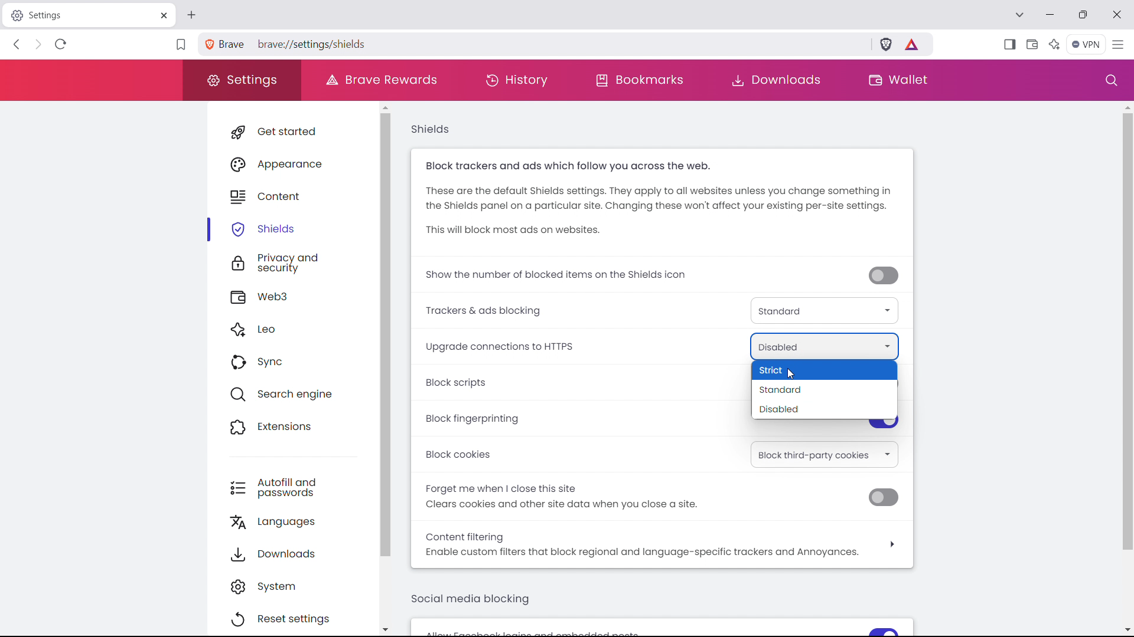 This screenshot has width=1134, height=637. I want to click on Clears cookies and other site data when you close a site., so click(568, 505).